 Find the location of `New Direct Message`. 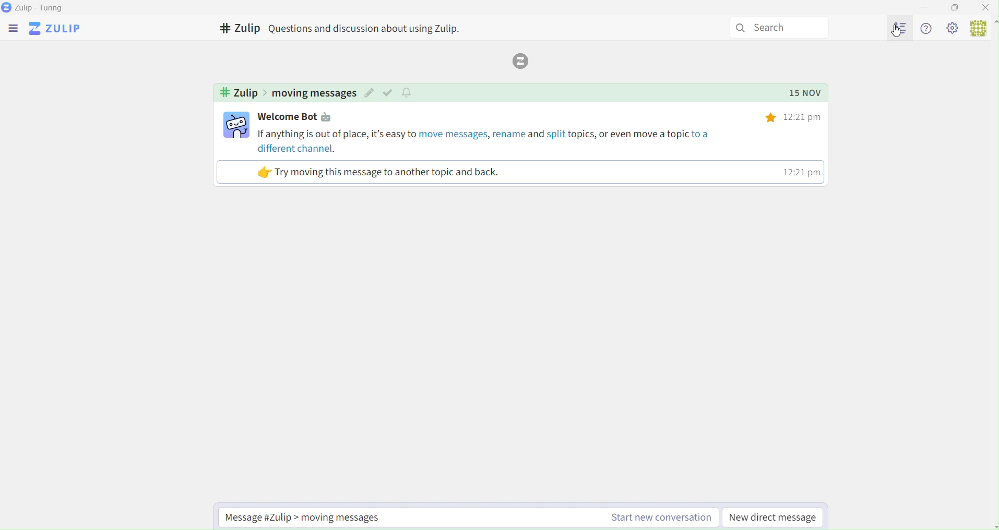

New Direct Message is located at coordinates (774, 519).